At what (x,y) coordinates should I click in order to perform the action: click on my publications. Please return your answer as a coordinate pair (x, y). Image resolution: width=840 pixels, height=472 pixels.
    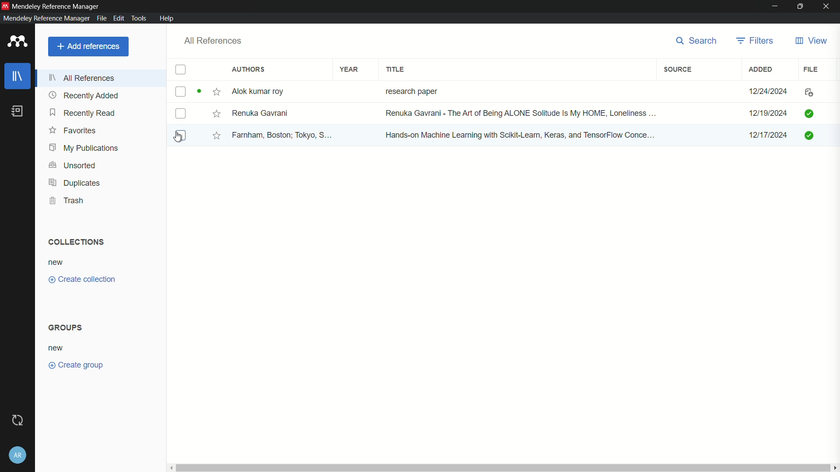
    Looking at the image, I should click on (84, 147).